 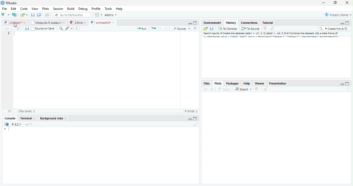 What do you see at coordinates (166, 29) in the screenshot?
I see `Go to the next section/chunk` at bounding box center [166, 29].